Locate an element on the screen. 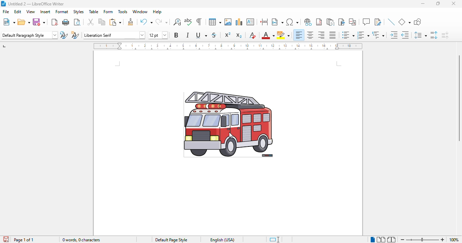 Image resolution: width=462 pixels, height=243 pixels. logo is located at coordinates (3, 4).